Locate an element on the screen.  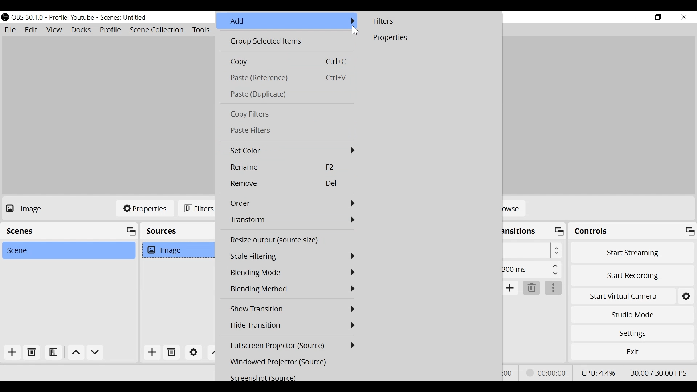
OBS Studio Desktop Icon is located at coordinates (6, 17).